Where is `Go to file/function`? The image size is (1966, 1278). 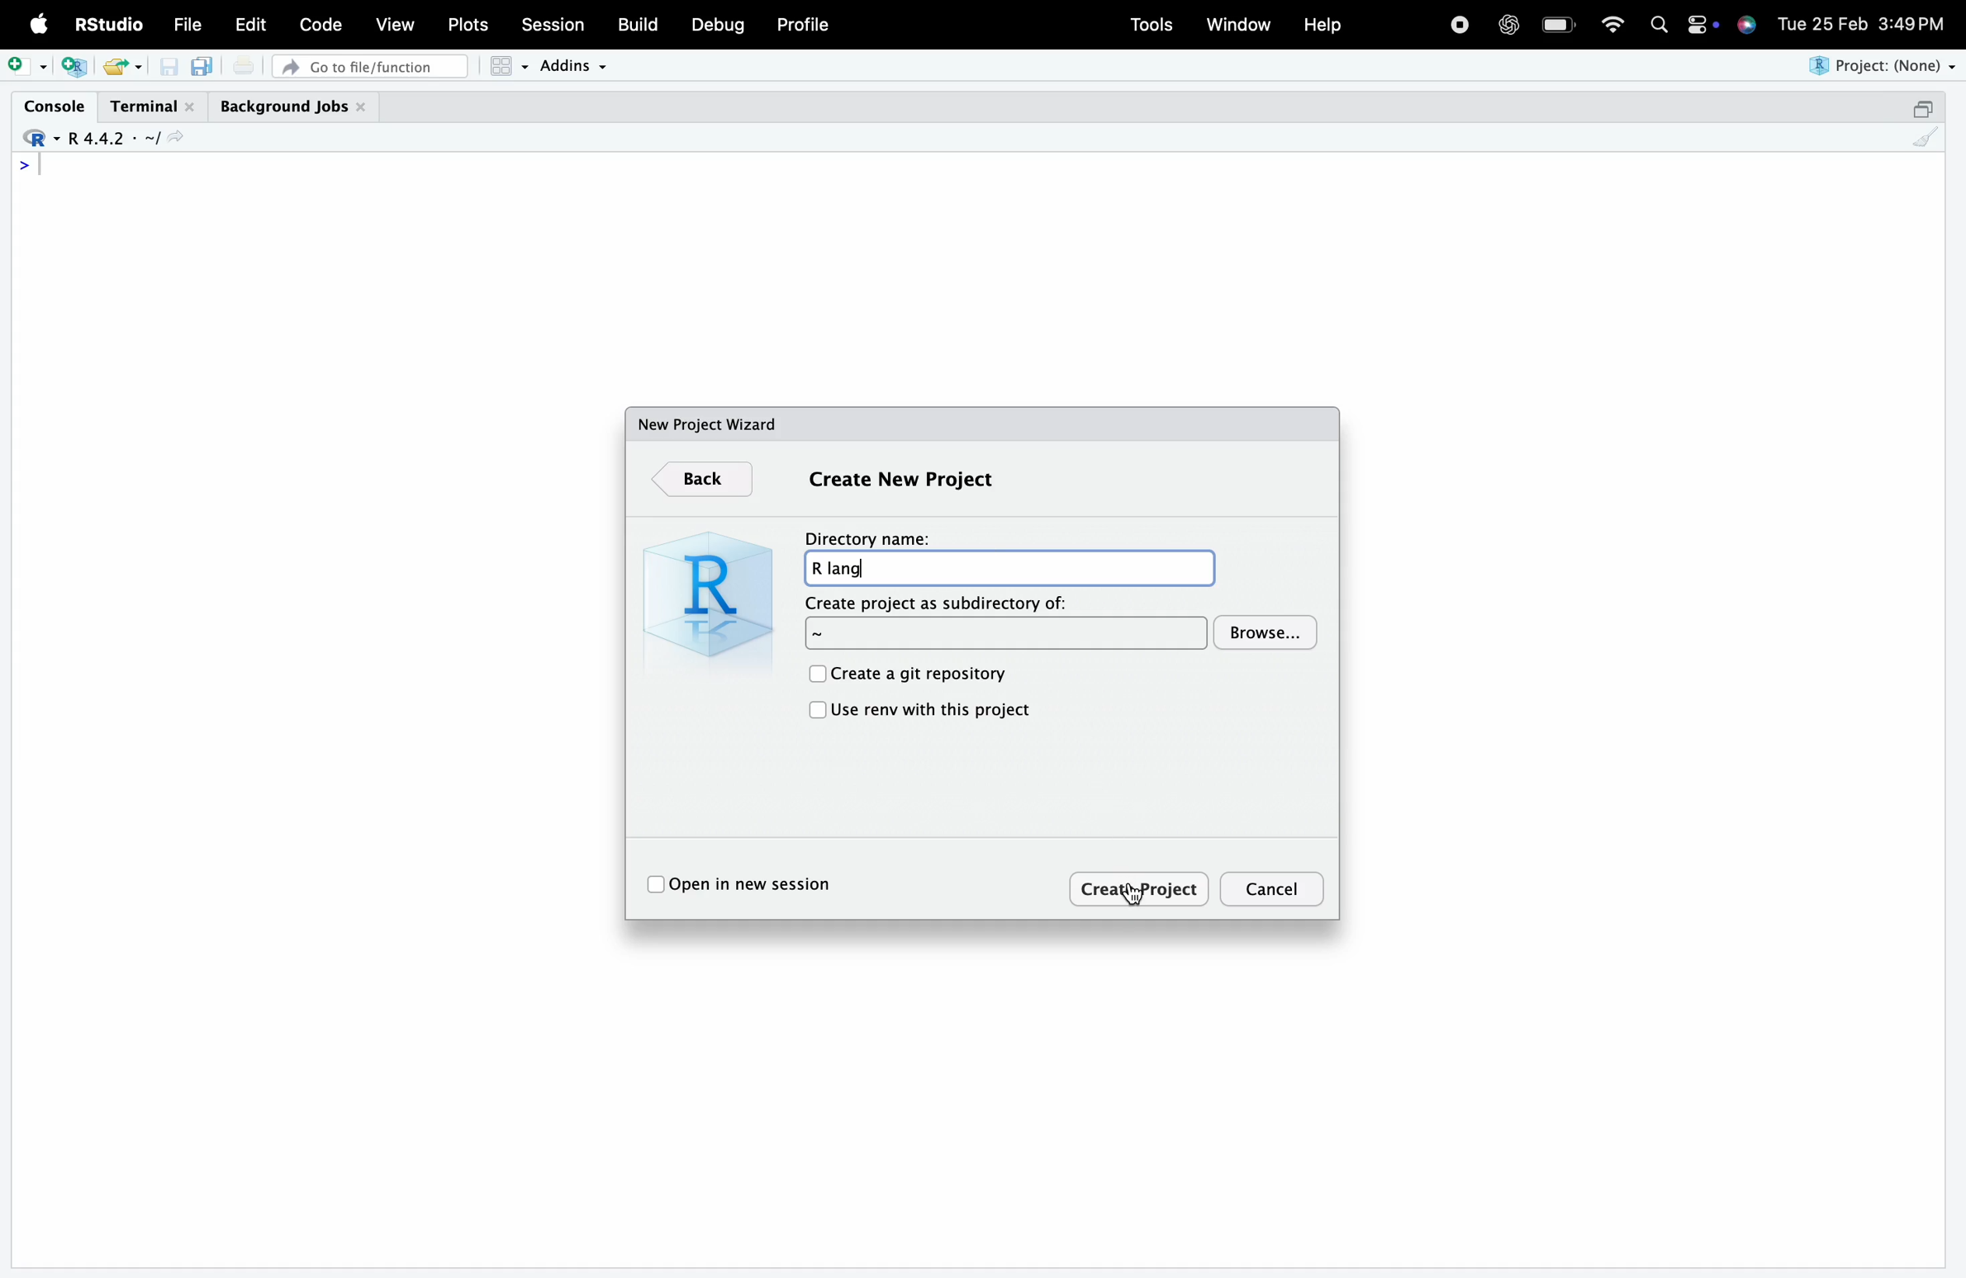
Go to file/function is located at coordinates (369, 67).